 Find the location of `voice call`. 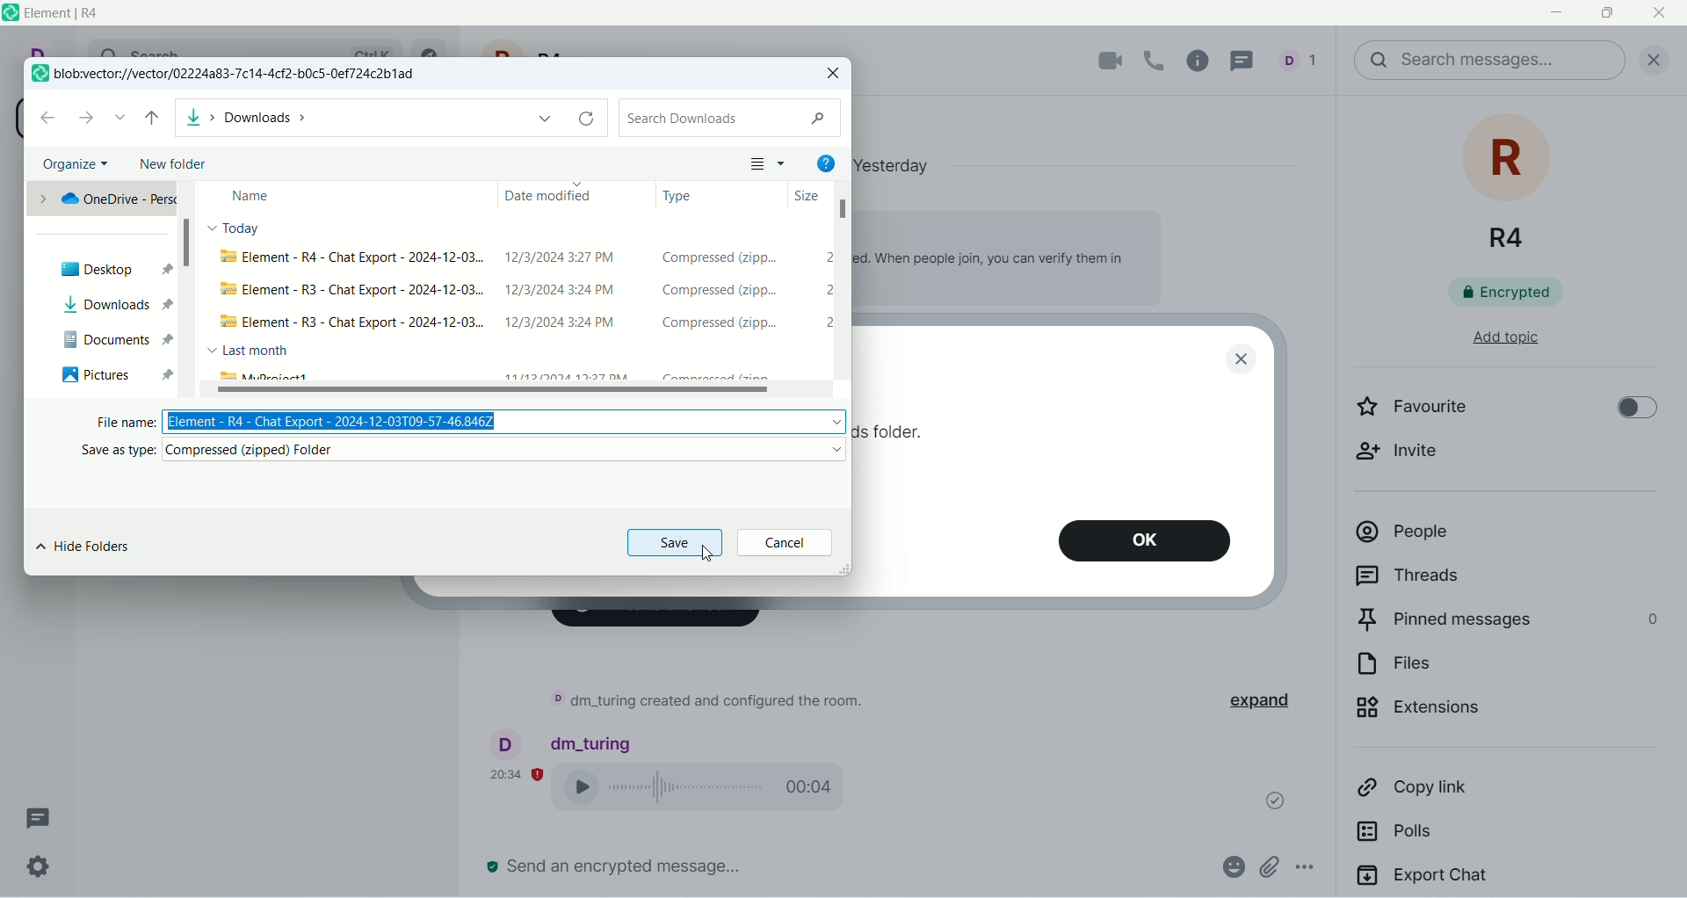

voice call is located at coordinates (709, 790).